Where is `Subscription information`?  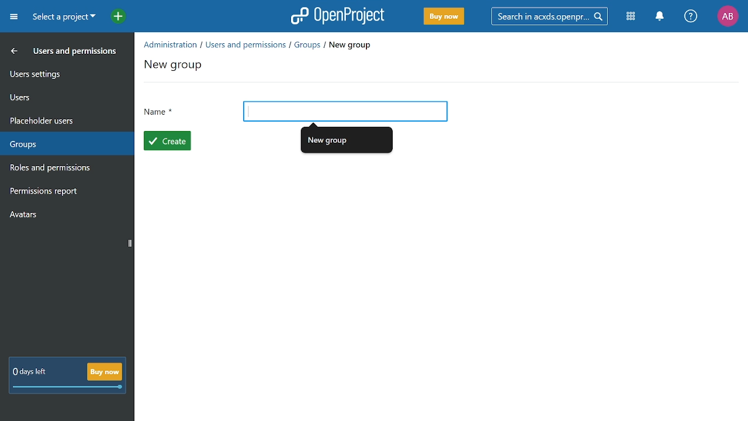
Subscription information is located at coordinates (28, 372).